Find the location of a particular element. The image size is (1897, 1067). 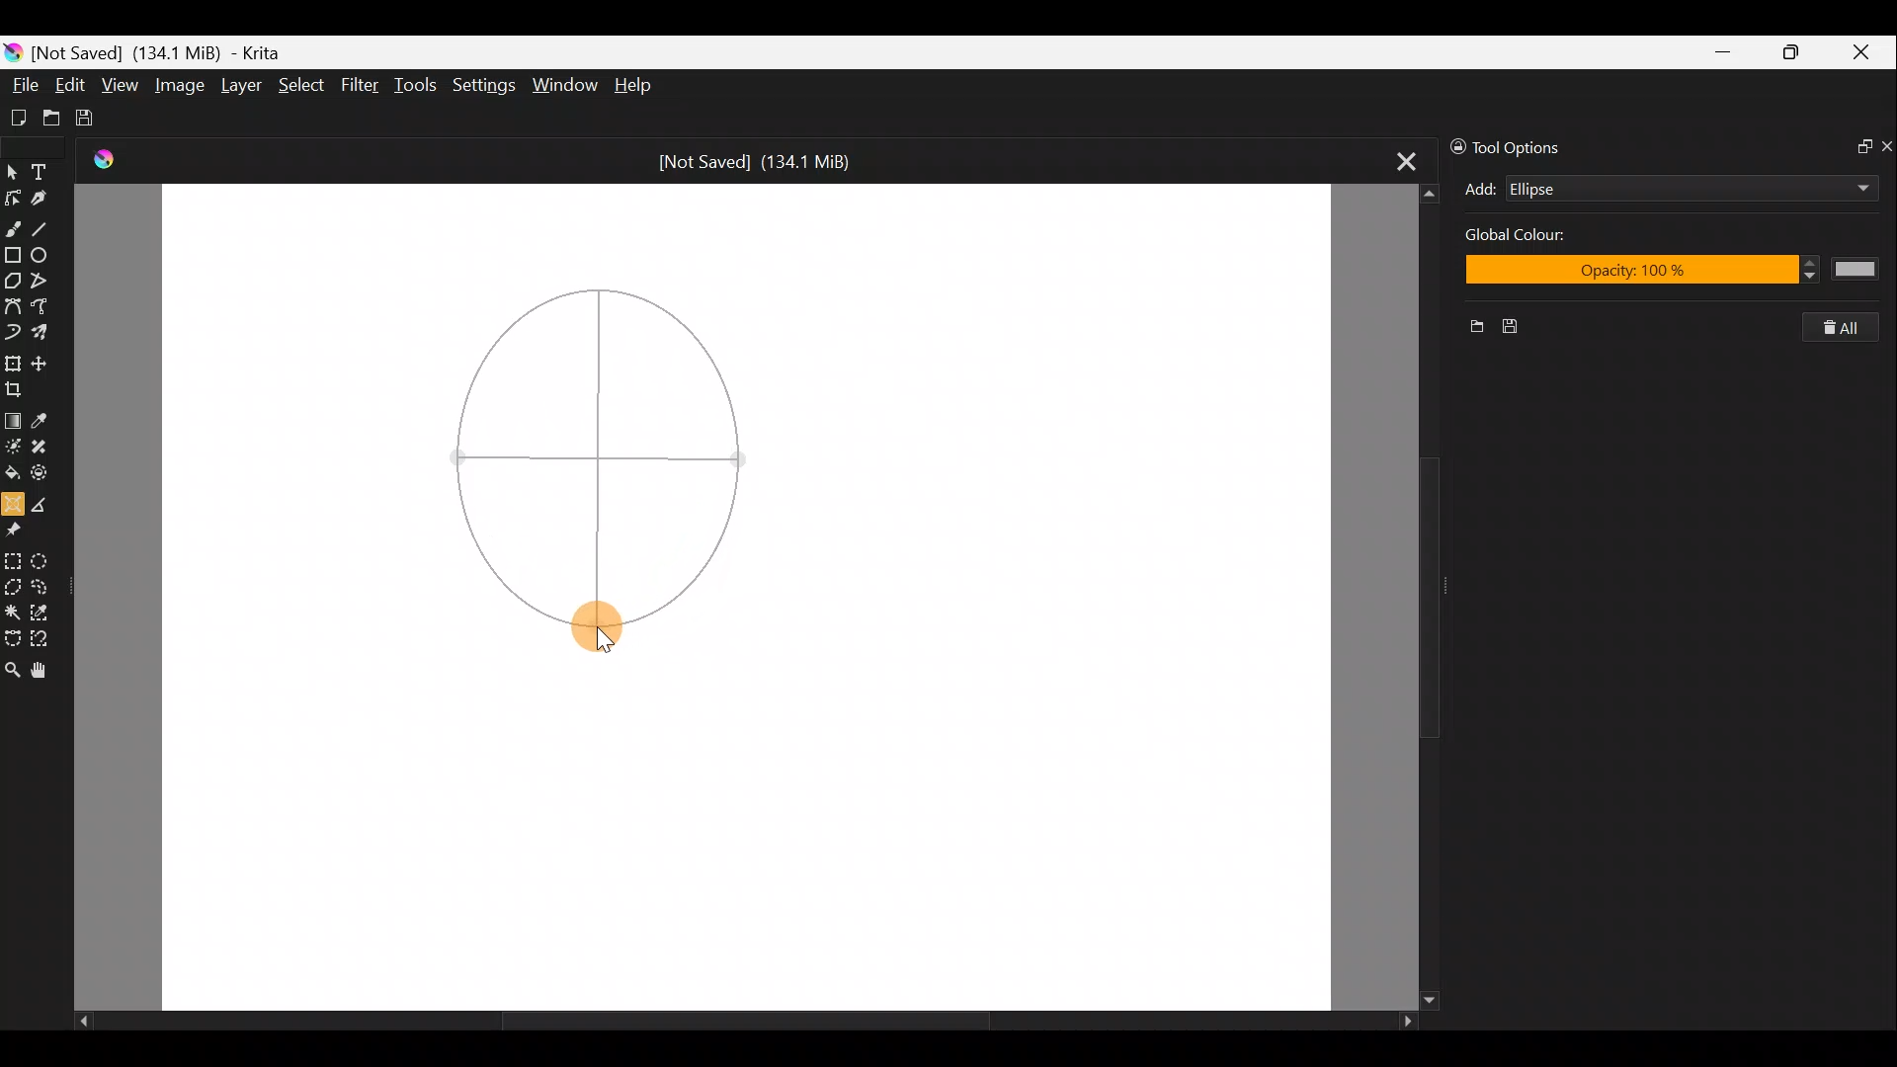

Sample a colour from image/current layer is located at coordinates (42, 417).